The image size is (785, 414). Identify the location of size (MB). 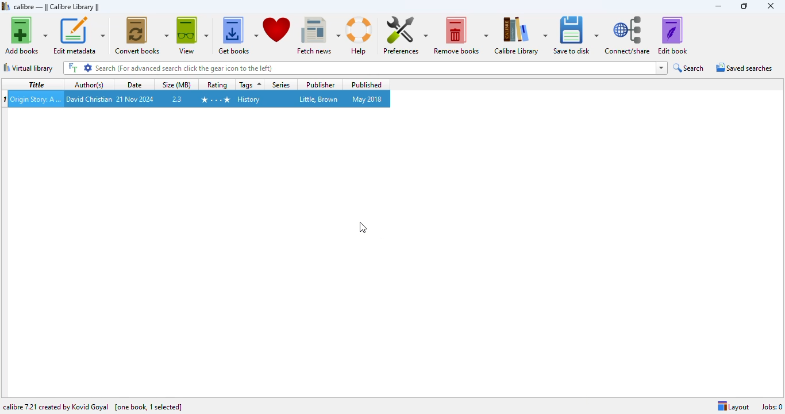
(178, 85).